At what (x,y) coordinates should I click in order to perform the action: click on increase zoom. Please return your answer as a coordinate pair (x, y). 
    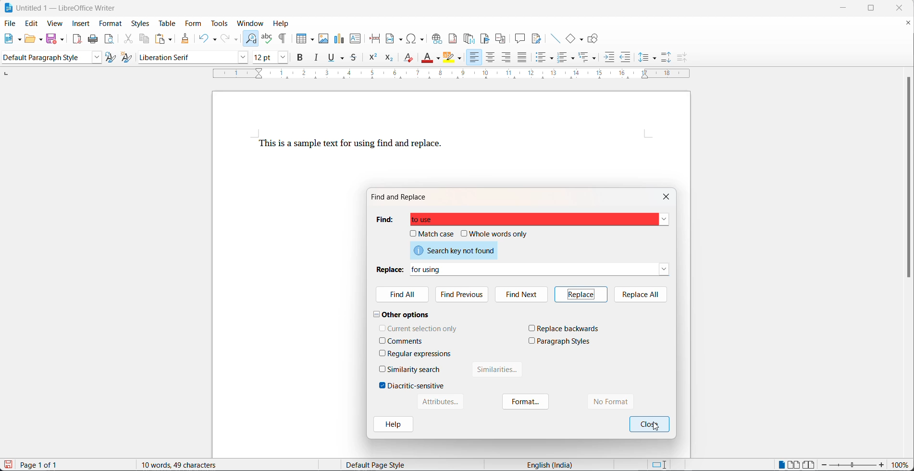
    Looking at the image, I should click on (883, 466).